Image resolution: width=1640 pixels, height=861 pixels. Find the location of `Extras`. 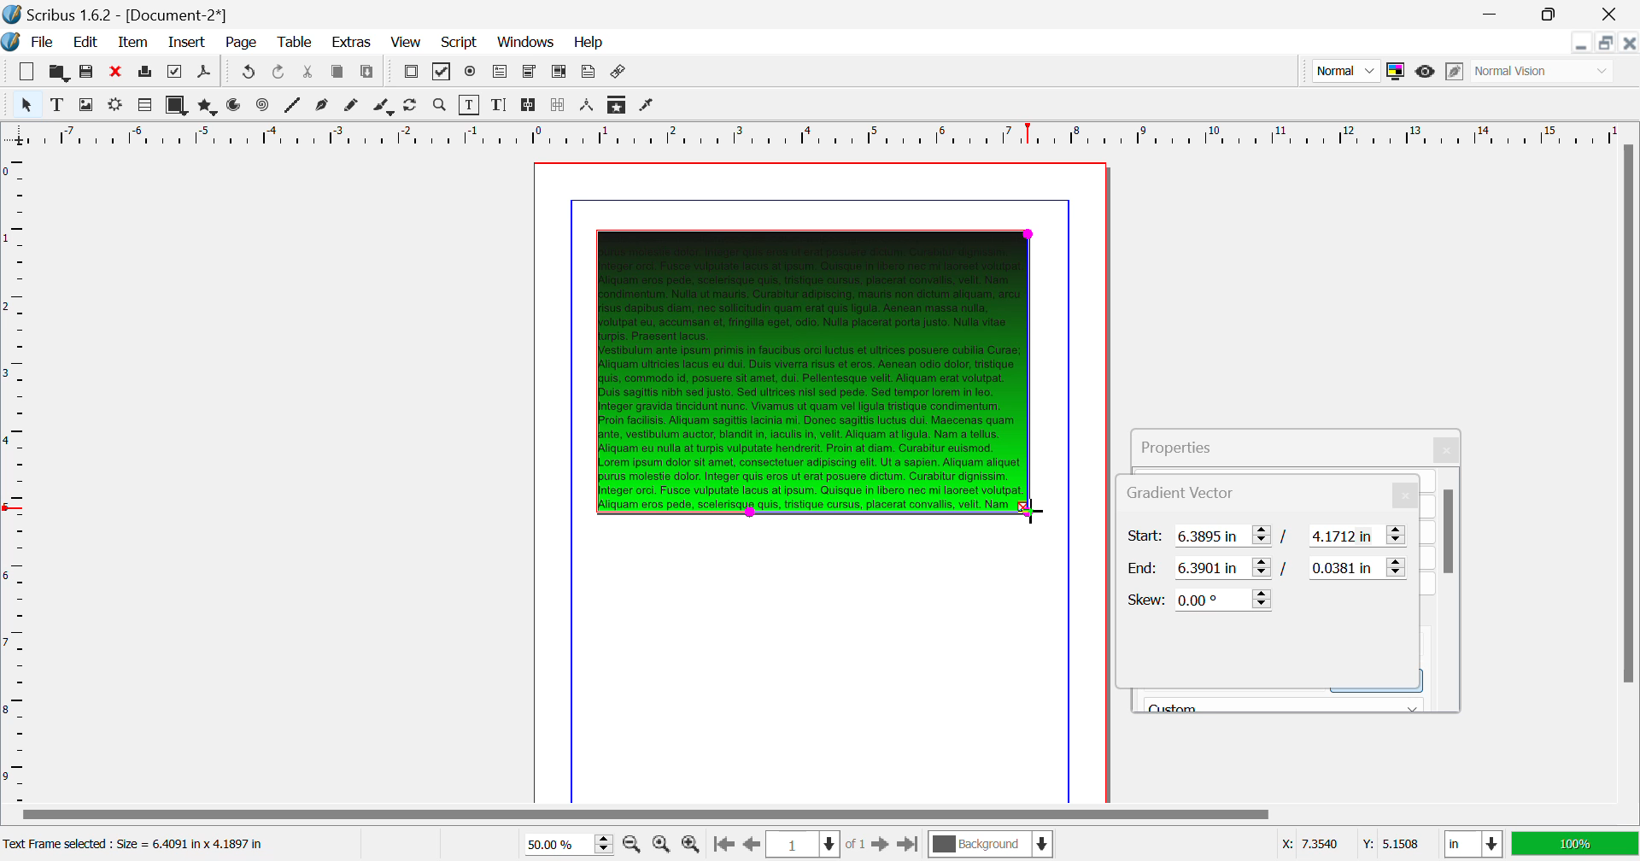

Extras is located at coordinates (349, 43).